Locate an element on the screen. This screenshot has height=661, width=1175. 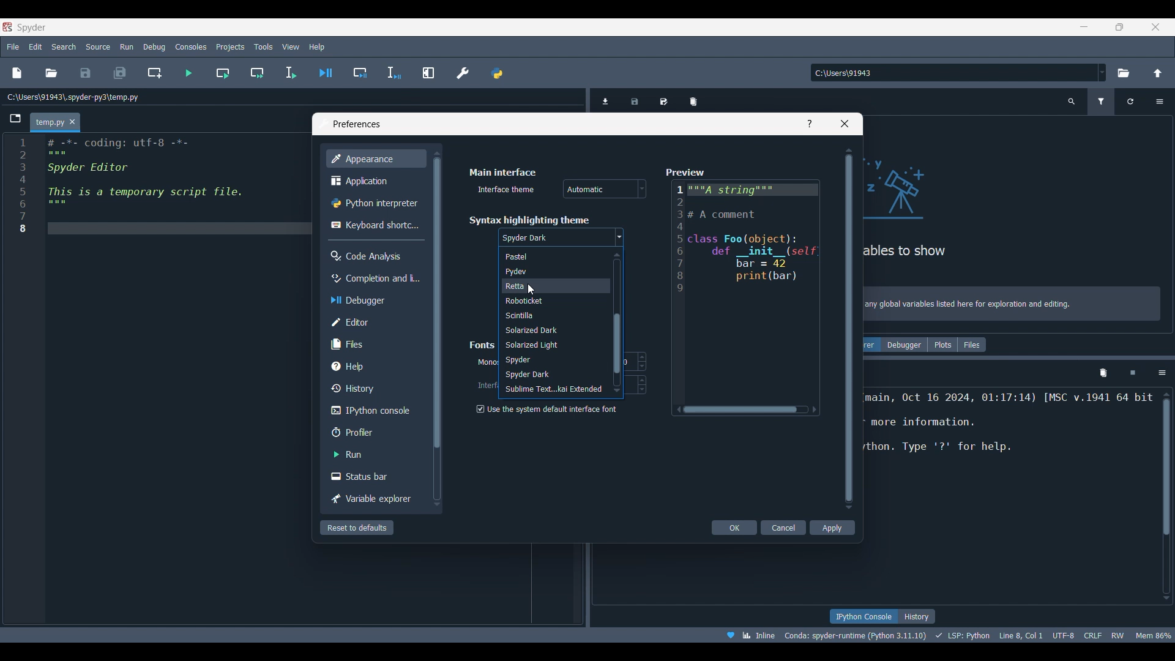
retta is located at coordinates (551, 286).